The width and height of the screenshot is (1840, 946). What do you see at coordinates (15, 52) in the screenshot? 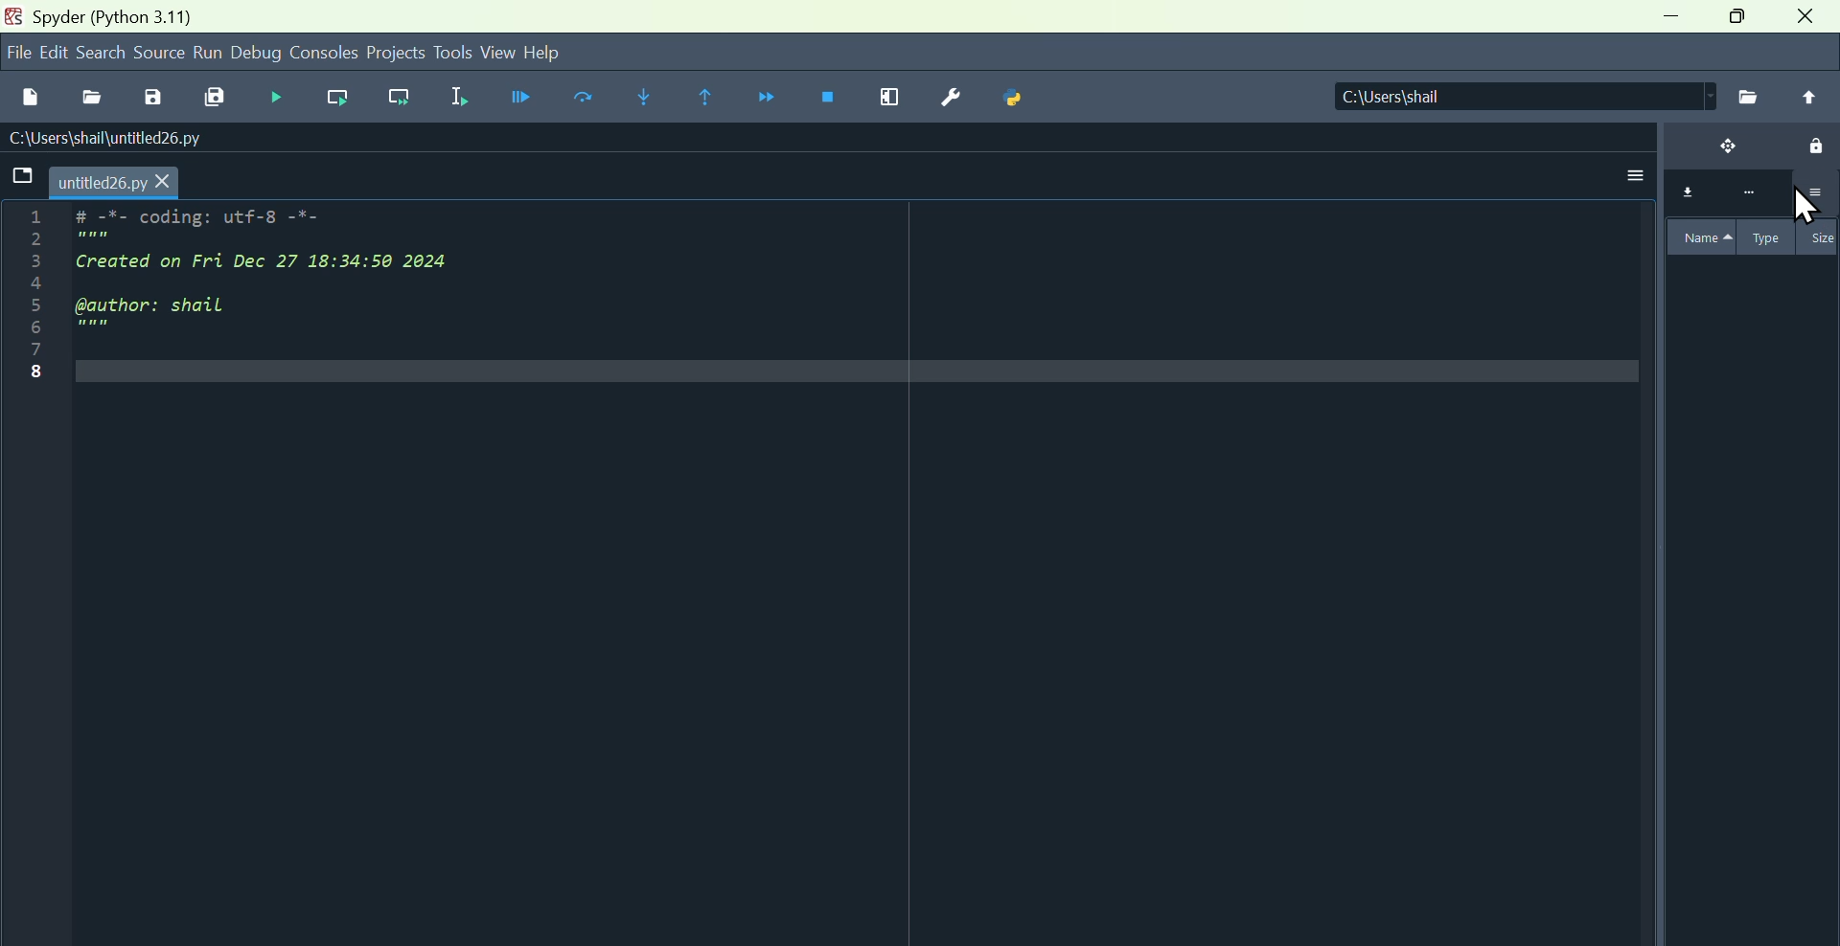
I see `file` at bounding box center [15, 52].